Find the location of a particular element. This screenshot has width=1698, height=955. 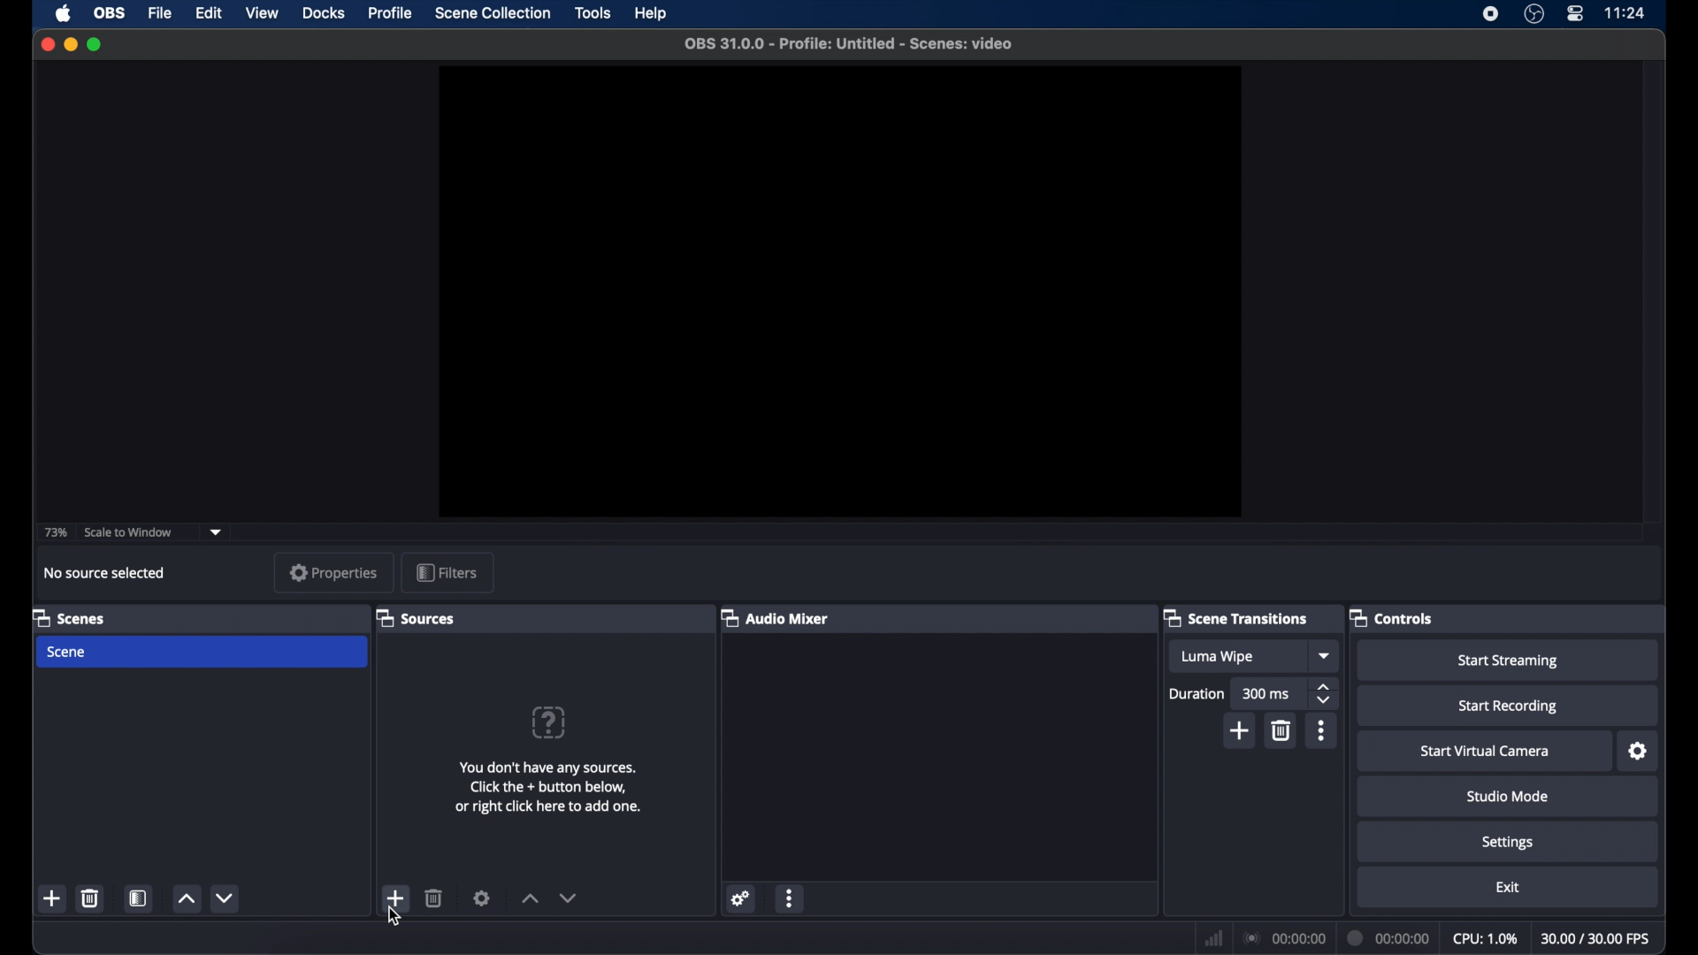

tools is located at coordinates (593, 12).